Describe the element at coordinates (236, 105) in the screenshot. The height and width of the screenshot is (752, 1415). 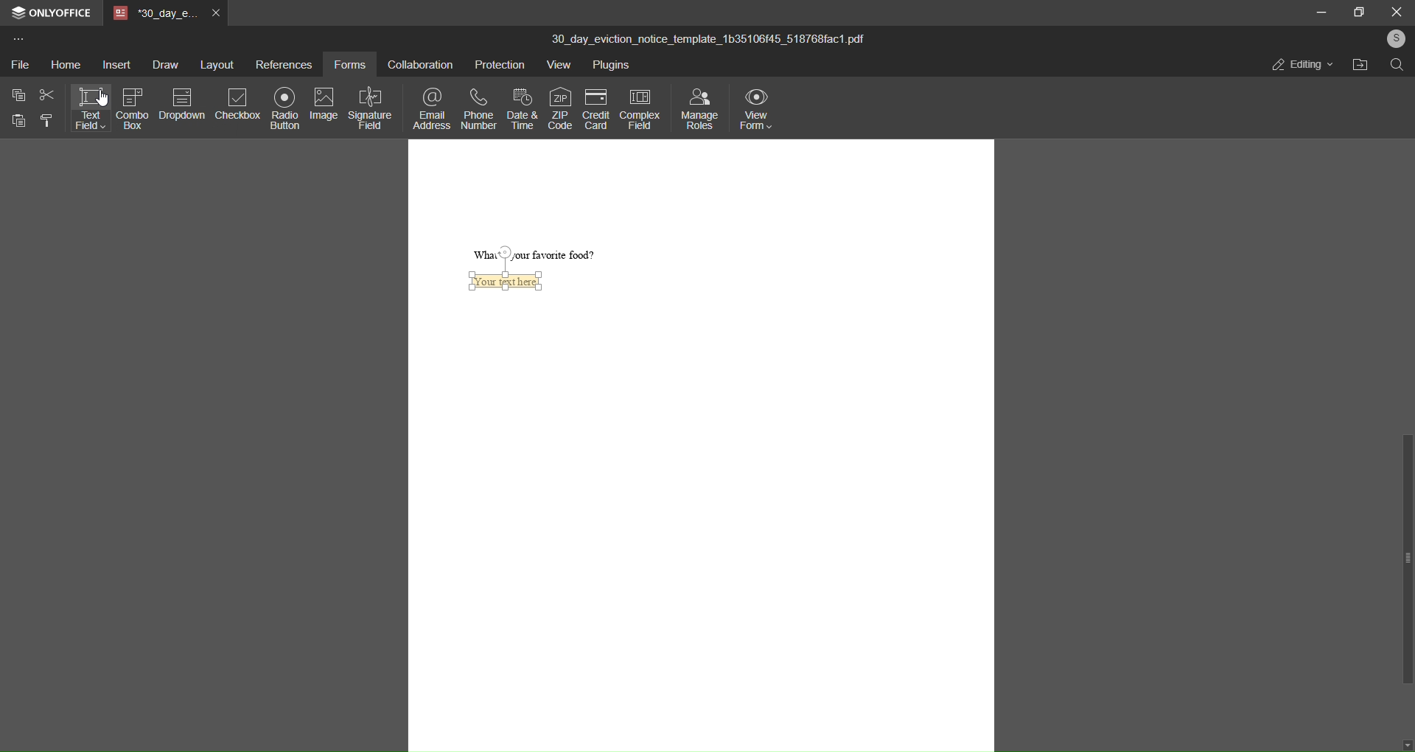
I see `checkbox` at that location.